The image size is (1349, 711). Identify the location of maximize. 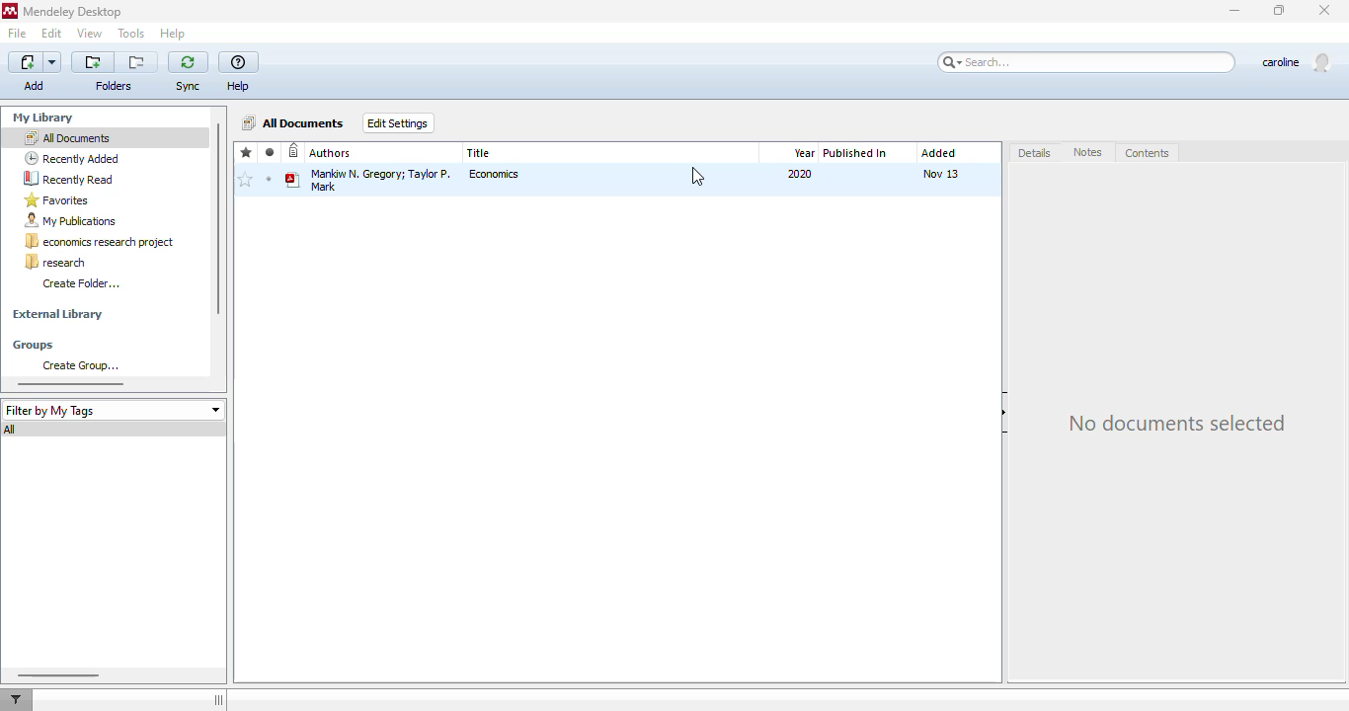
(1280, 10).